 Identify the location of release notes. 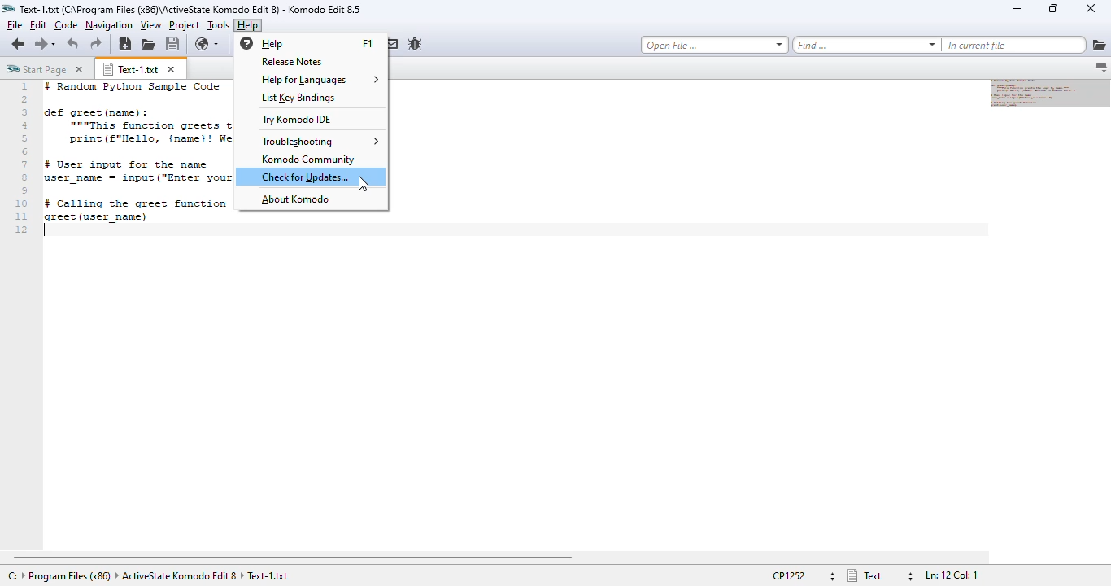
(292, 62).